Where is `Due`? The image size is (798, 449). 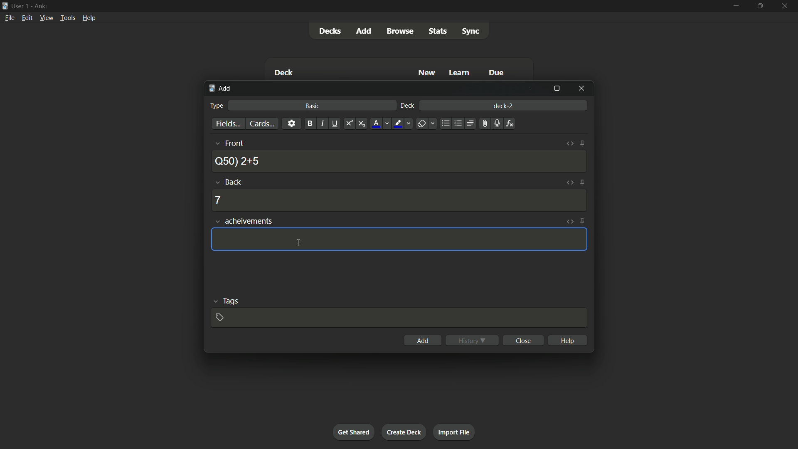 Due is located at coordinates (497, 72).